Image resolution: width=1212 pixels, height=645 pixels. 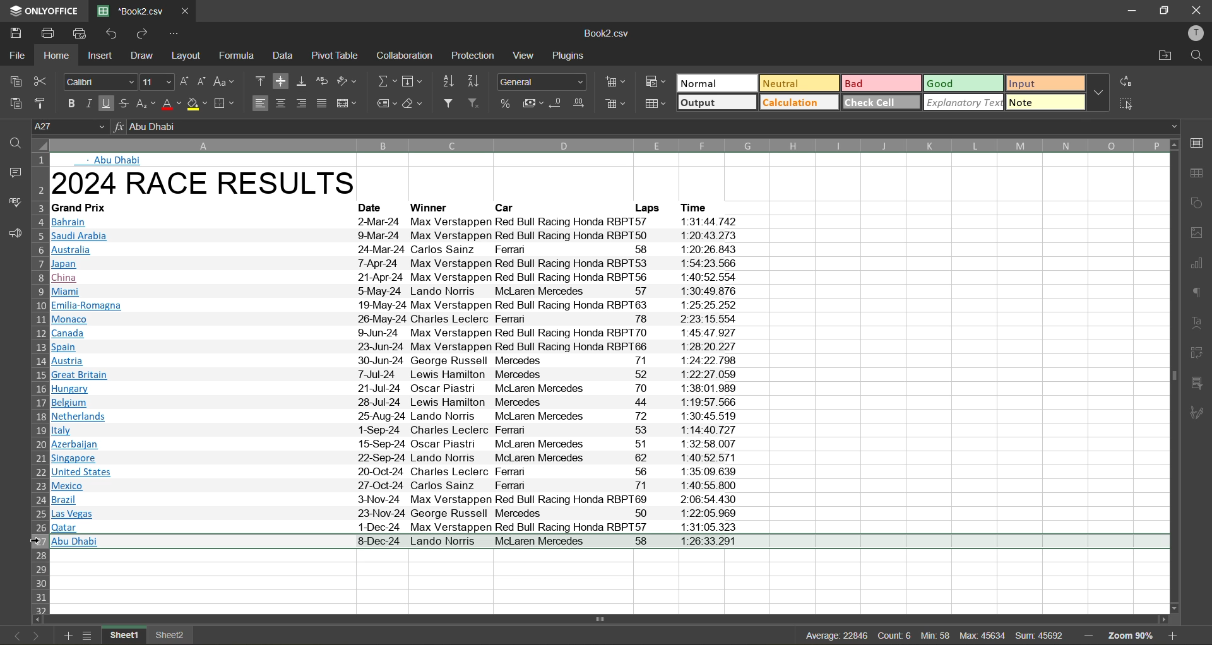 I want to click on collaboration, so click(x=405, y=56).